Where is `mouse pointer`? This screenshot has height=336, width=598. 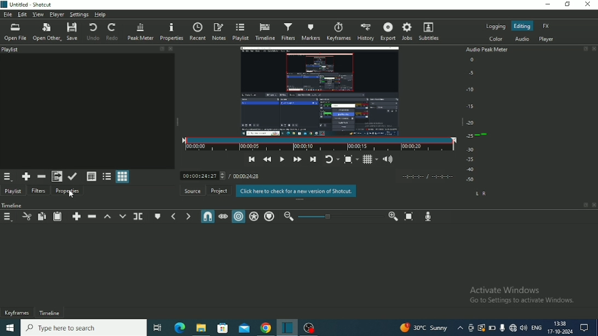 mouse pointer is located at coordinates (73, 194).